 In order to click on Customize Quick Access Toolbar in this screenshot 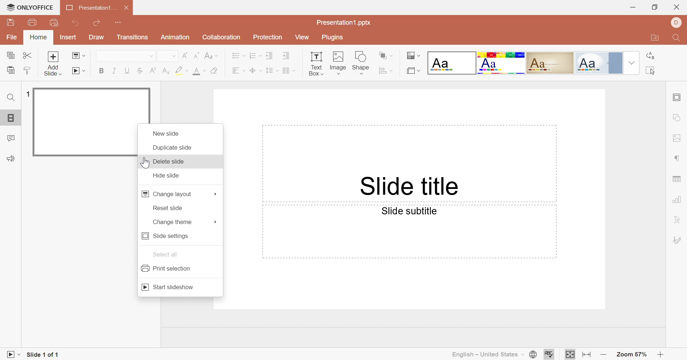, I will do `click(120, 23)`.